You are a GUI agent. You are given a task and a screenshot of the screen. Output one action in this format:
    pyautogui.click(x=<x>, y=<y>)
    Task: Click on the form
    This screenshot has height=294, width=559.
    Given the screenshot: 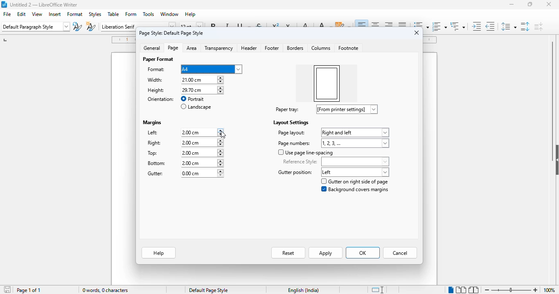 What is the action you would take?
    pyautogui.click(x=131, y=14)
    